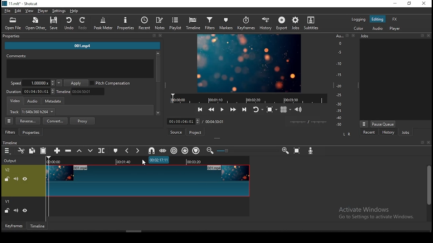  What do you see at coordinates (428, 192) in the screenshot?
I see `scroll bar` at bounding box center [428, 192].